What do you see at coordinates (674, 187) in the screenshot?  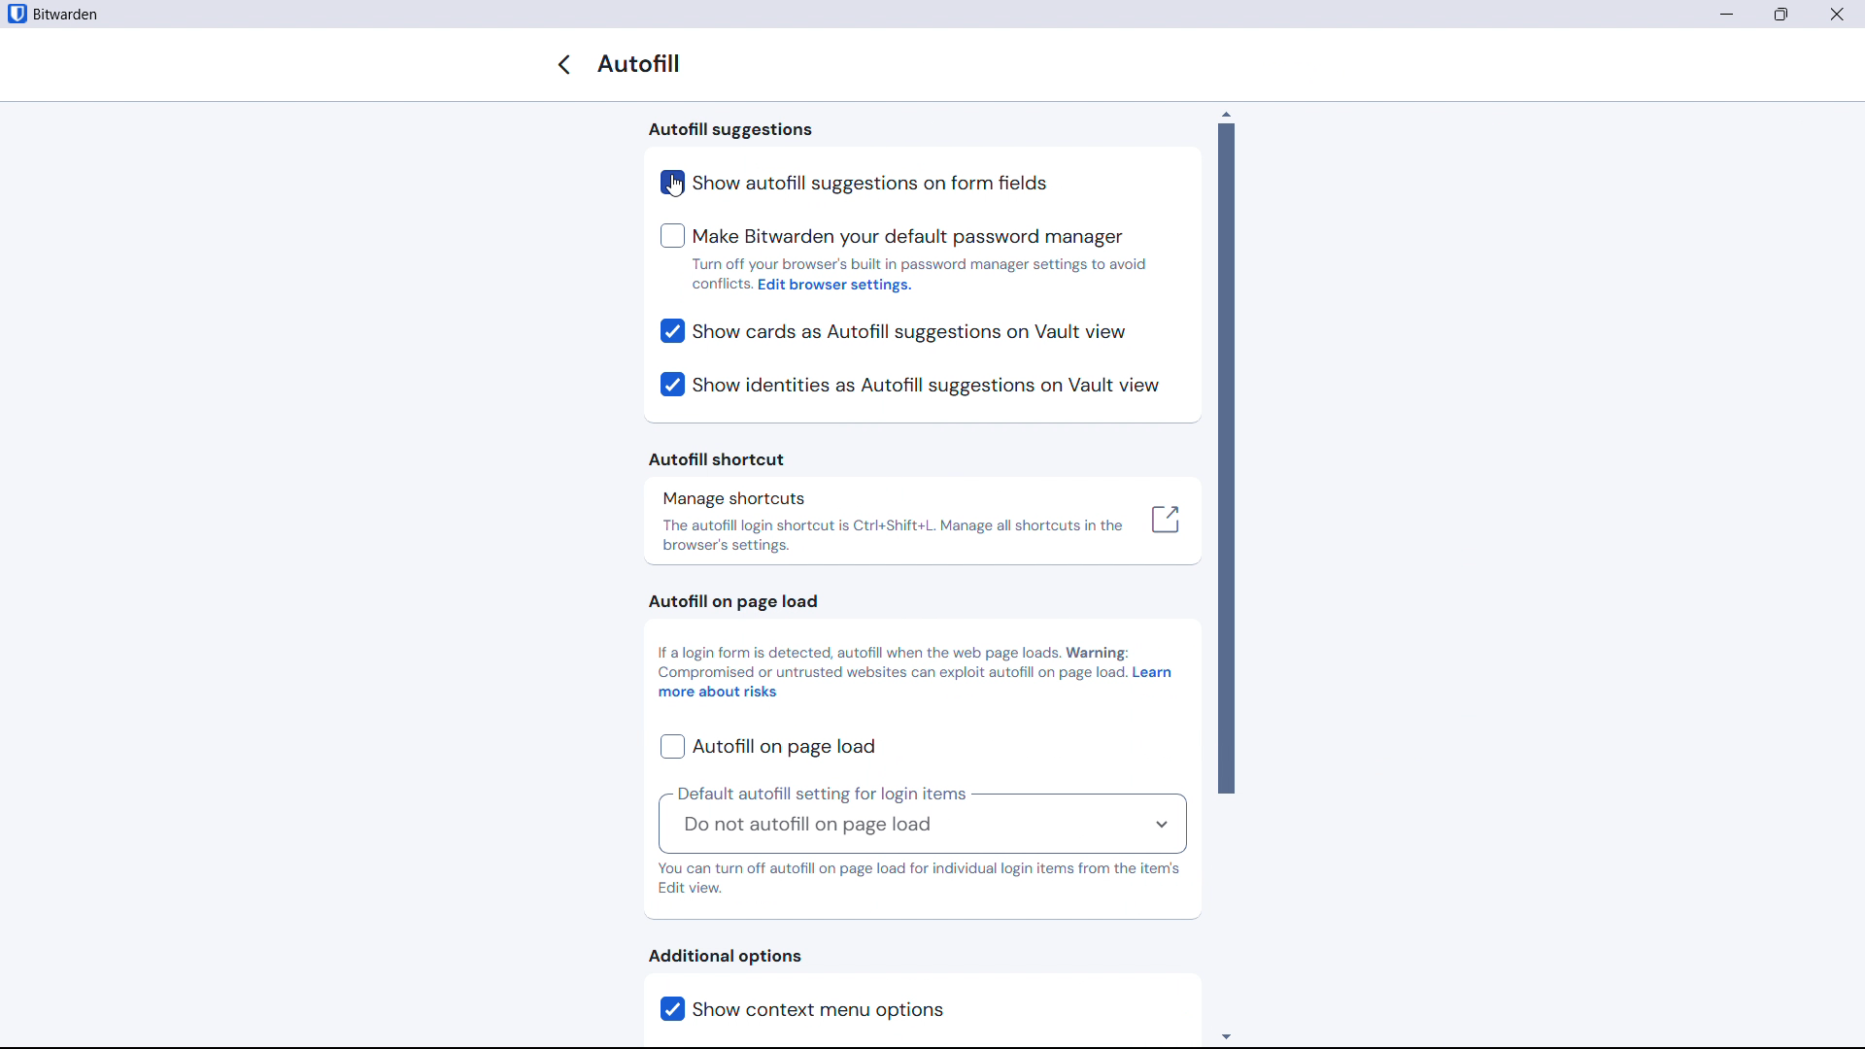 I see `cursor` at bounding box center [674, 187].